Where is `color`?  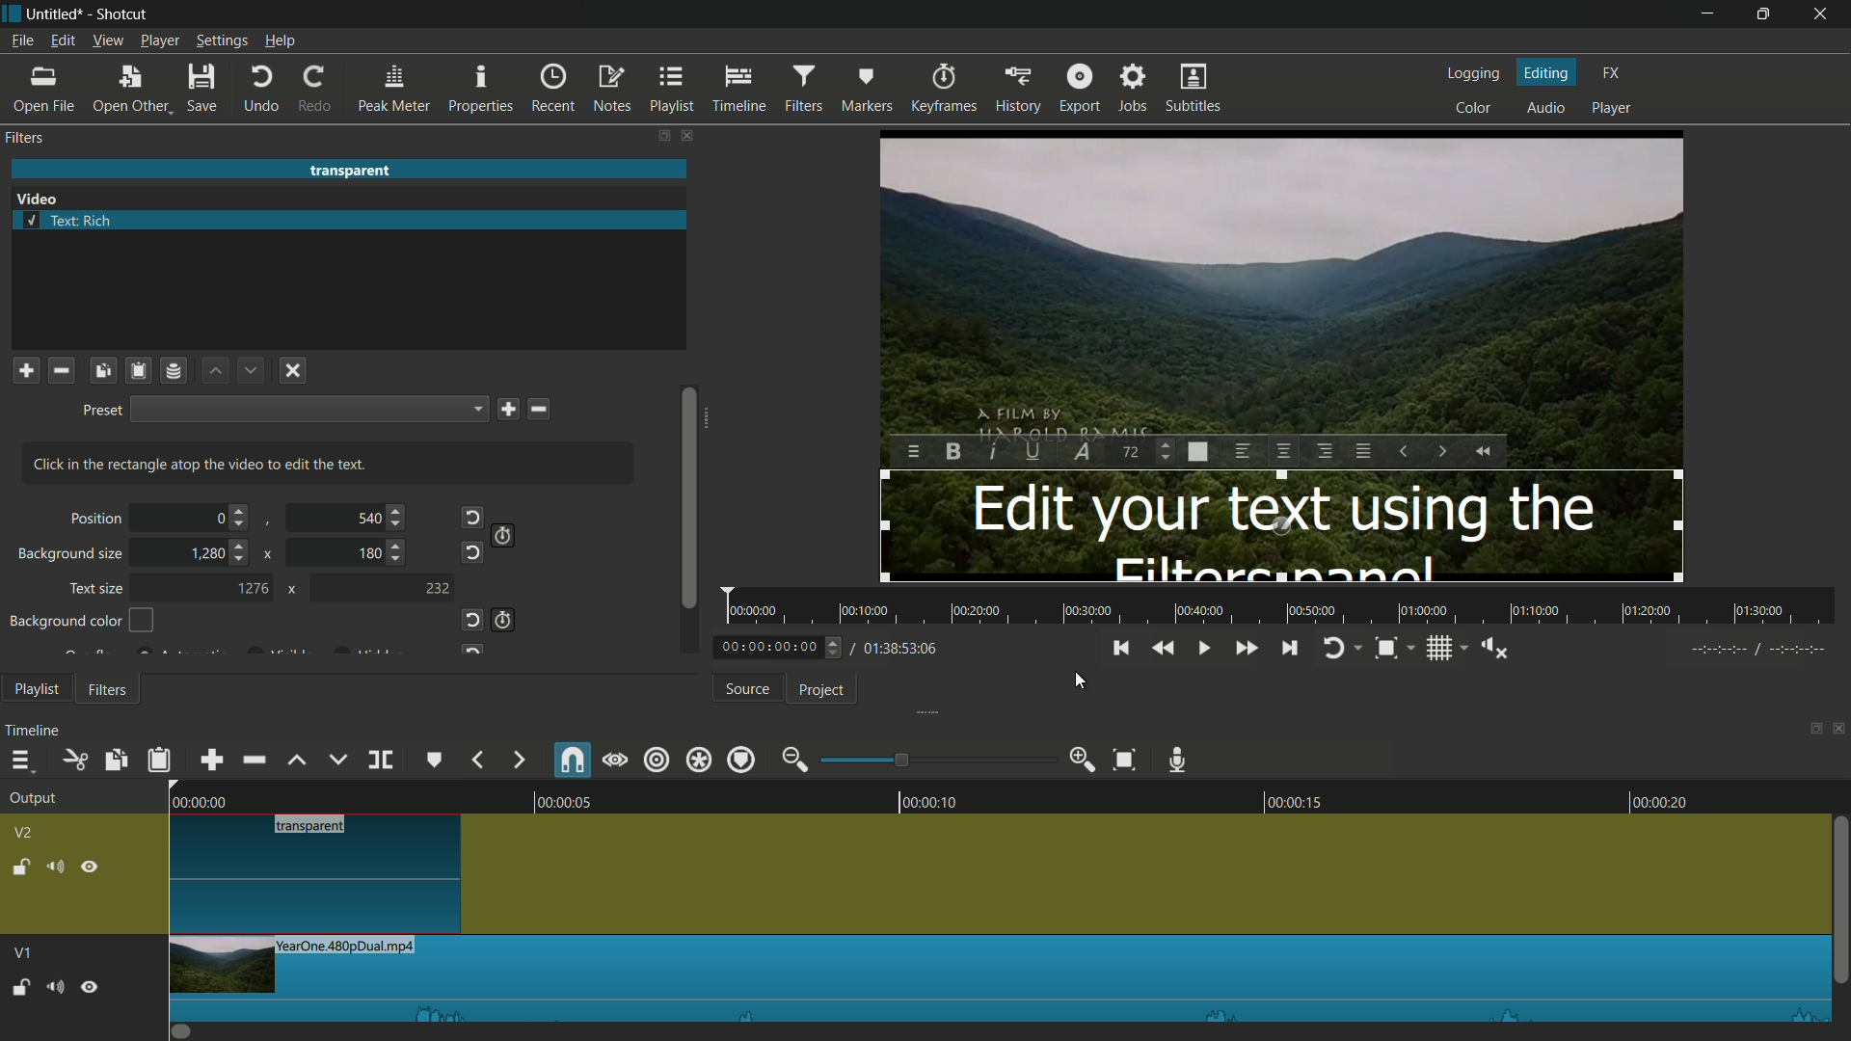
color is located at coordinates (1477, 109).